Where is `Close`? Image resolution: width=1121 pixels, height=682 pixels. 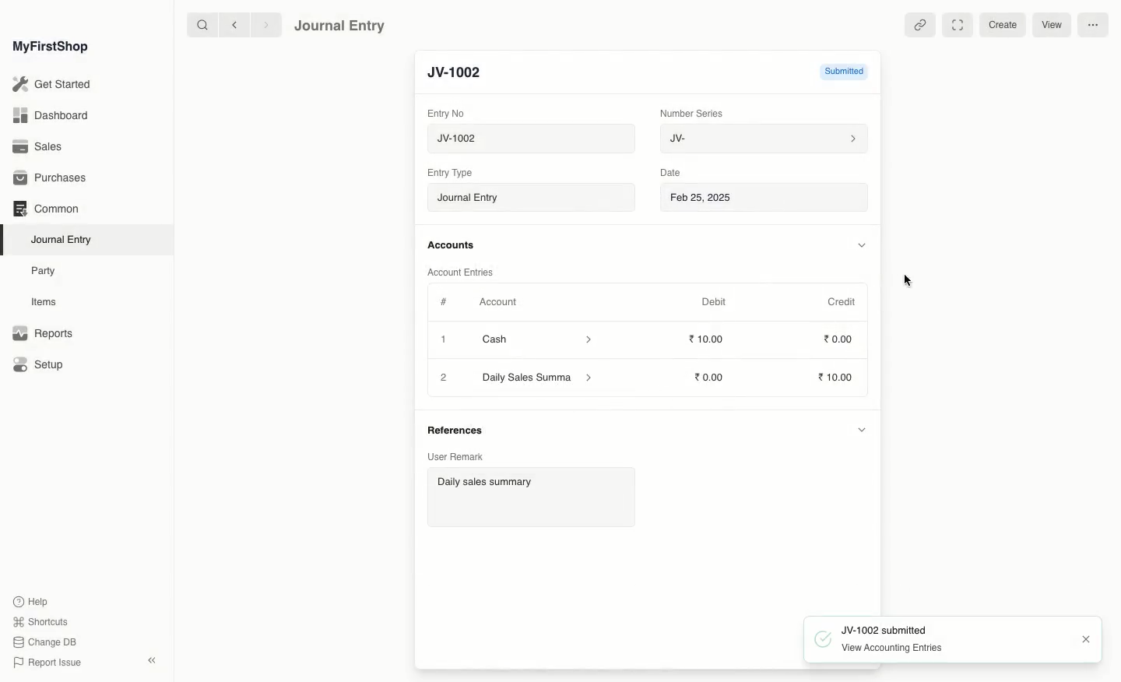
Close is located at coordinates (445, 378).